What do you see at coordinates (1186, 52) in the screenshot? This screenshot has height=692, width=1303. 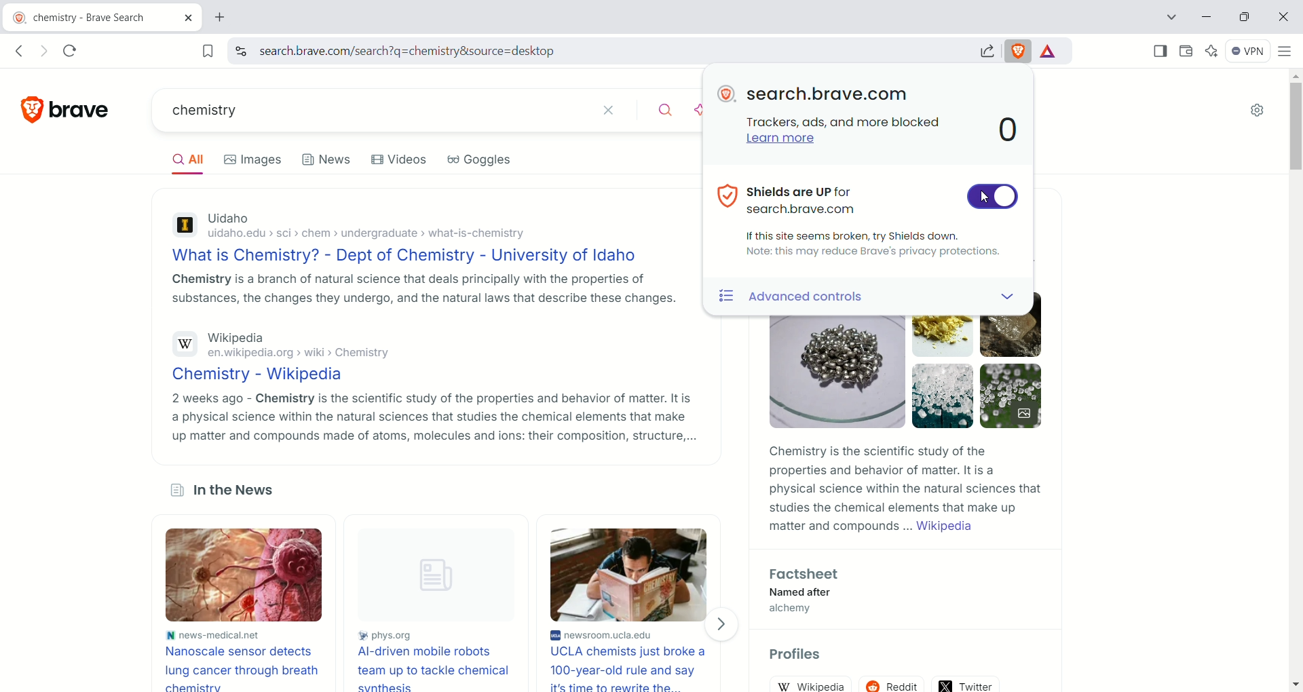 I see `wallet` at bounding box center [1186, 52].